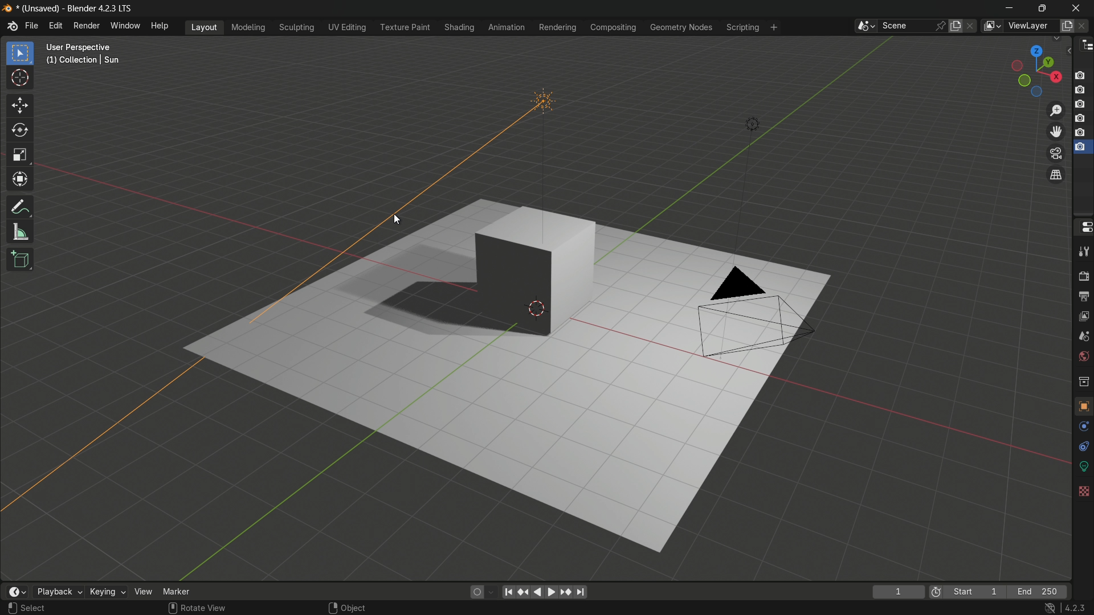 This screenshot has height=615, width=1094. I want to click on move, so click(21, 106).